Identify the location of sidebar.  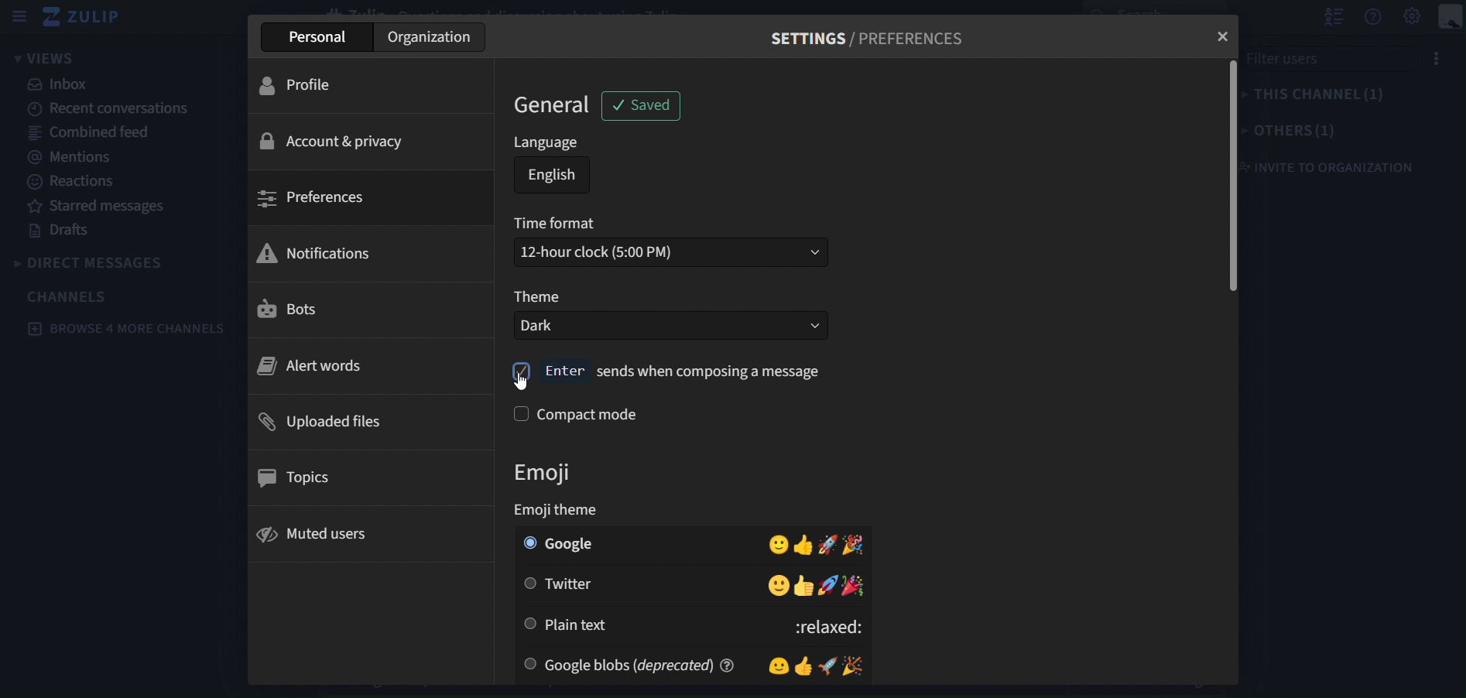
(21, 16).